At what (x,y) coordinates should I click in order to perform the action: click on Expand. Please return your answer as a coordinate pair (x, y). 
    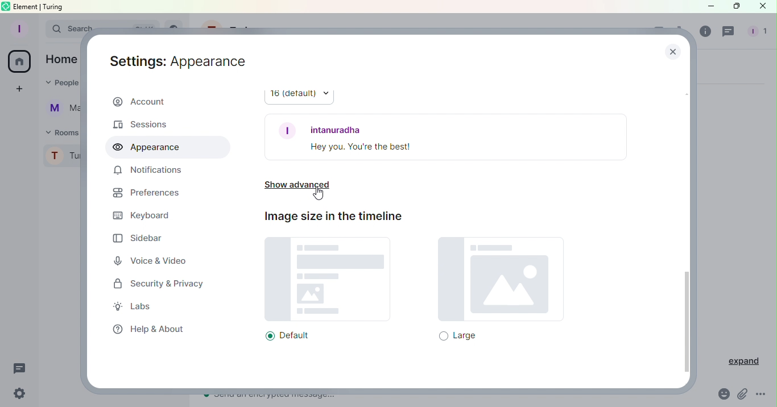
    Looking at the image, I should click on (744, 362).